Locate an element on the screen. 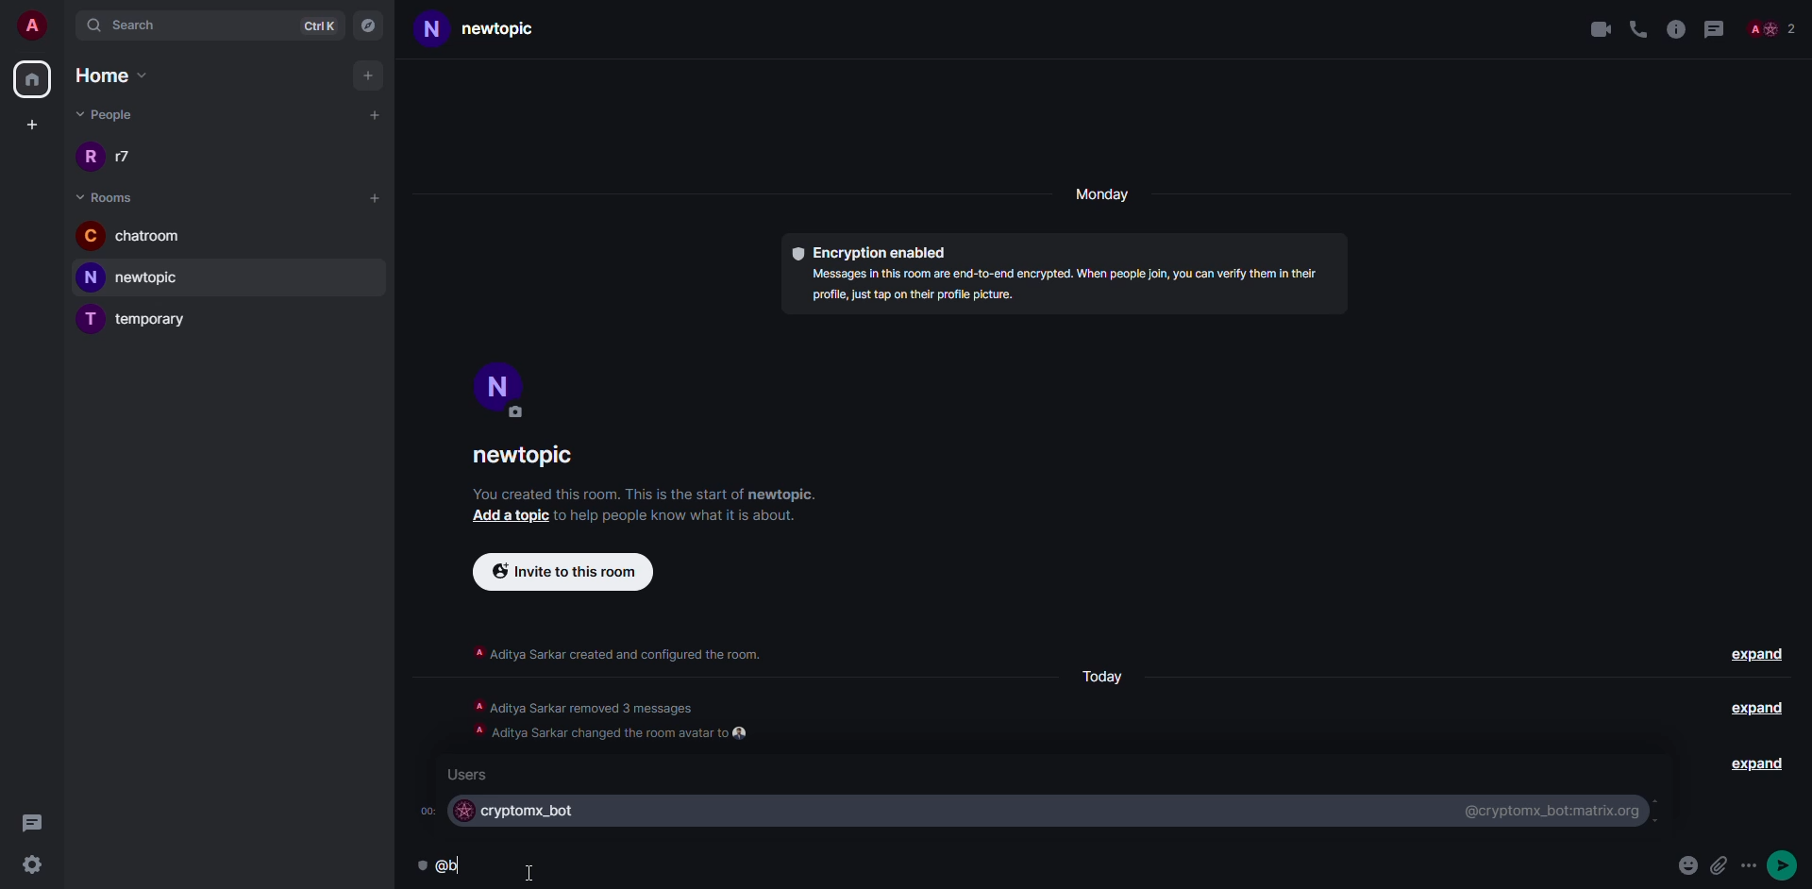 Image resolution: width=1812 pixels, height=889 pixels. home is located at coordinates (123, 75).